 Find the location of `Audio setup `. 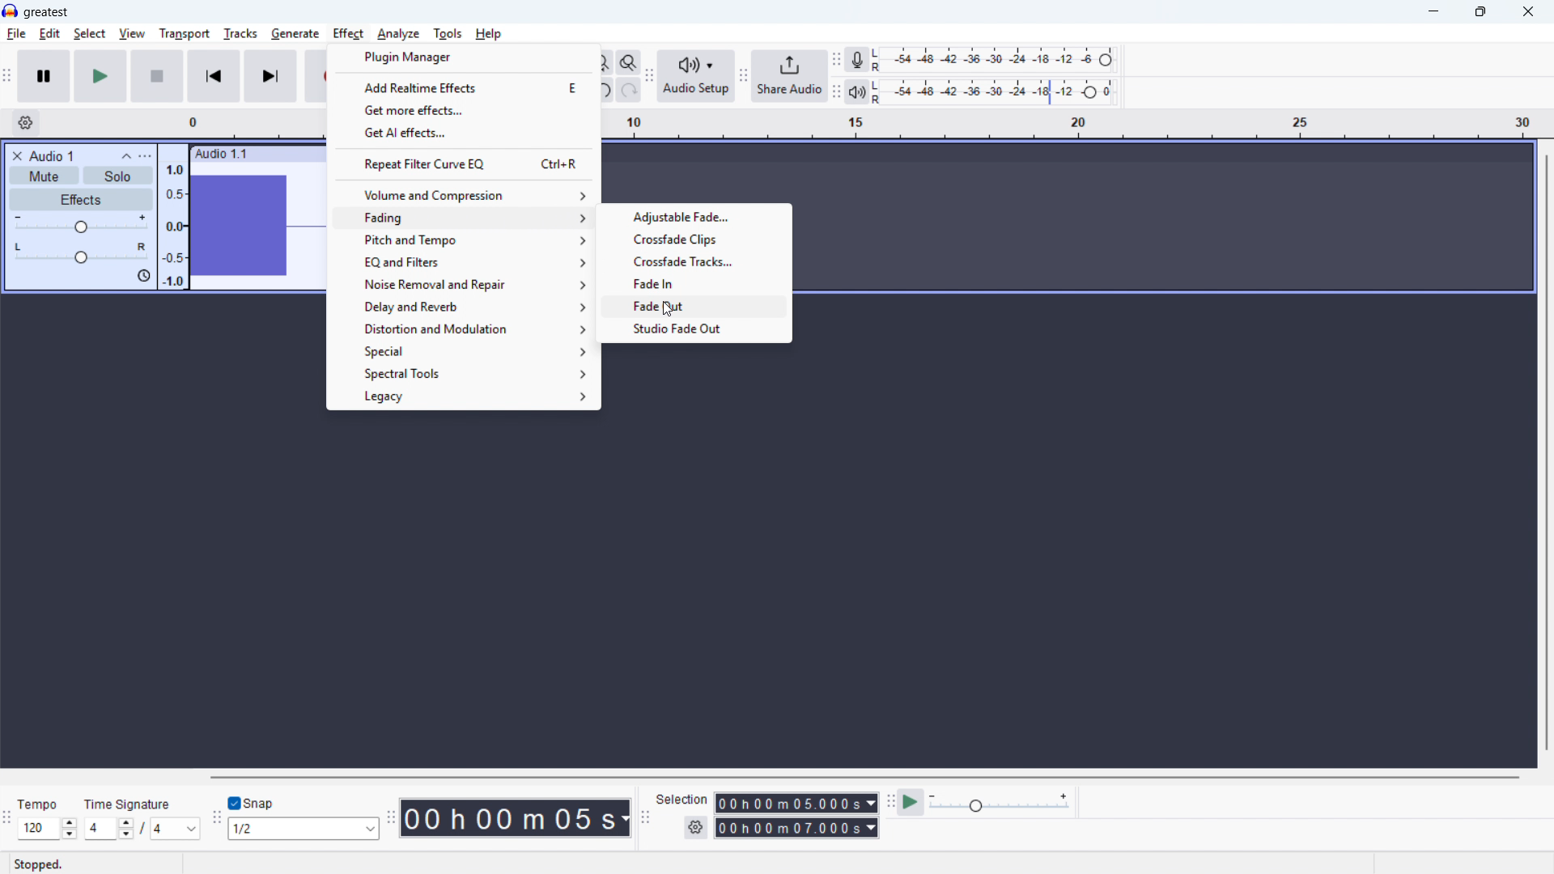

Audio setup  is located at coordinates (697, 77).